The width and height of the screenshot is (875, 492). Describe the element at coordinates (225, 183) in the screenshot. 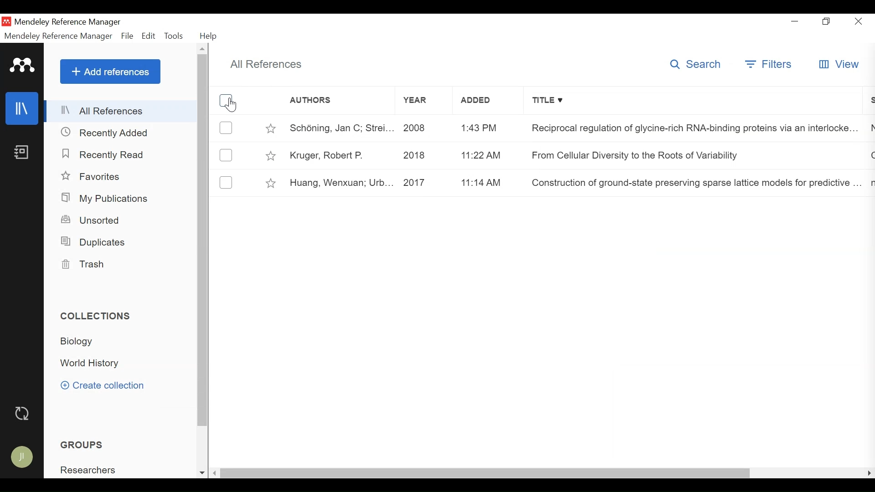

I see `(un)select` at that location.